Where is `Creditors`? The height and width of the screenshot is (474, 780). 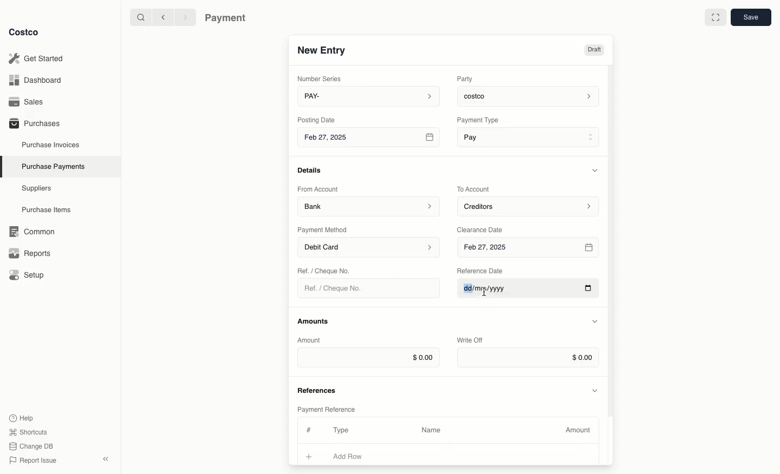
Creditors is located at coordinates (530, 206).